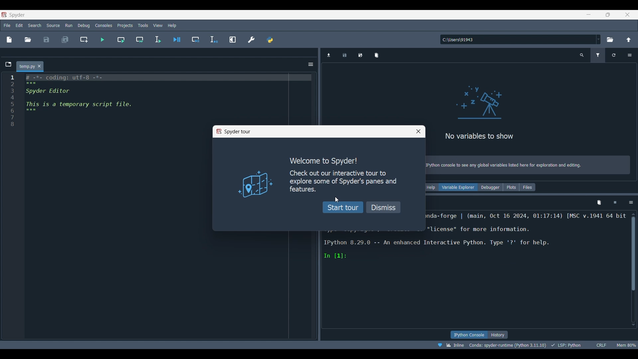 Image resolution: width=638 pixels, height=359 pixels. What do you see at coordinates (172, 25) in the screenshot?
I see `Help menu` at bounding box center [172, 25].